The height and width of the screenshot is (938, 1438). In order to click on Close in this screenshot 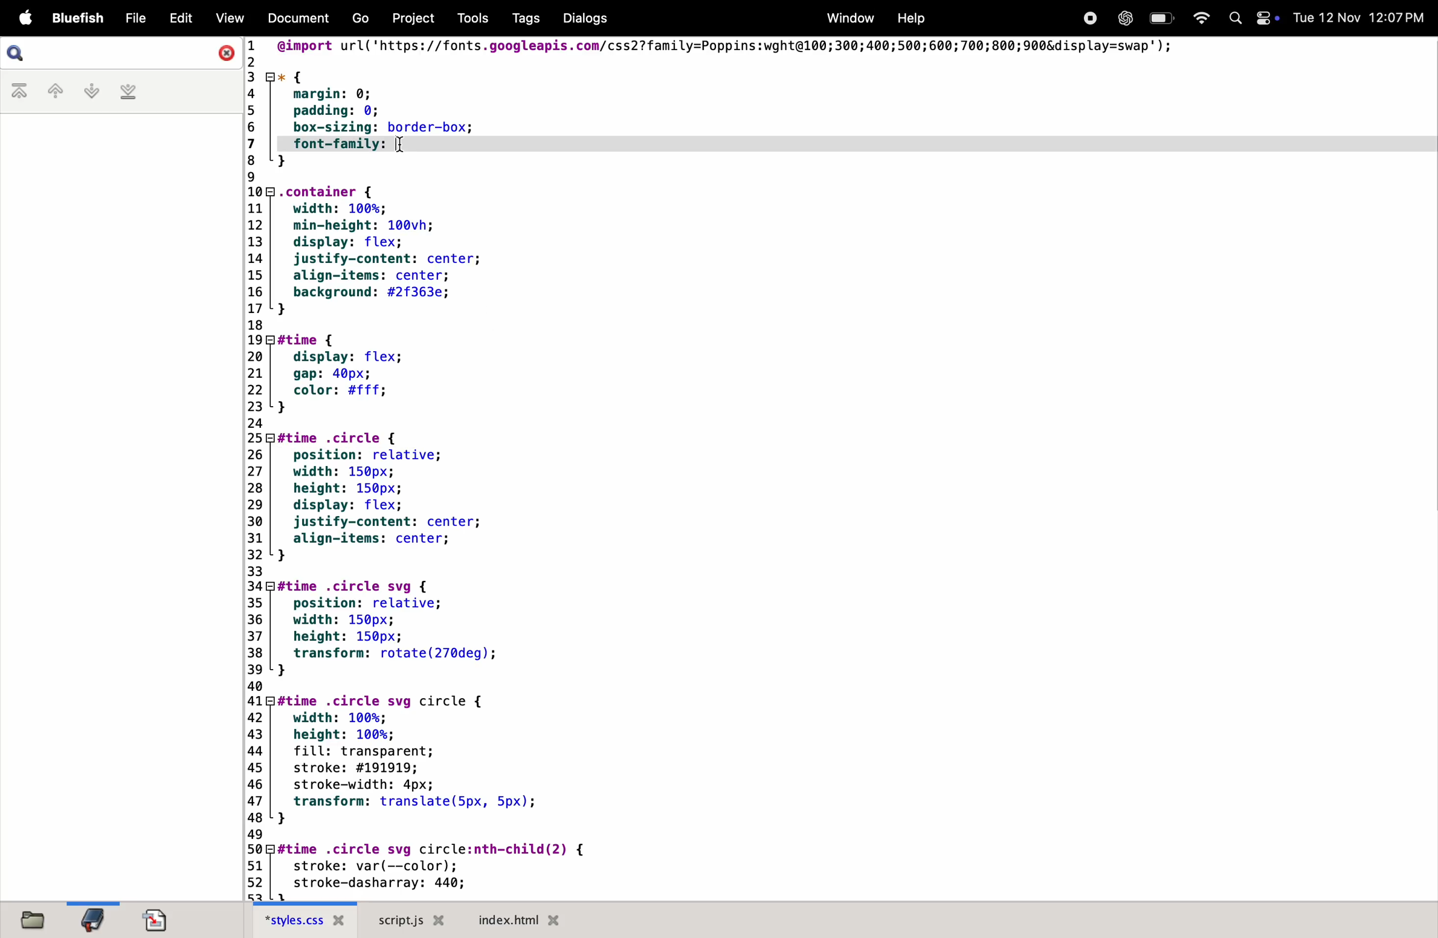, I will do `click(223, 52)`.